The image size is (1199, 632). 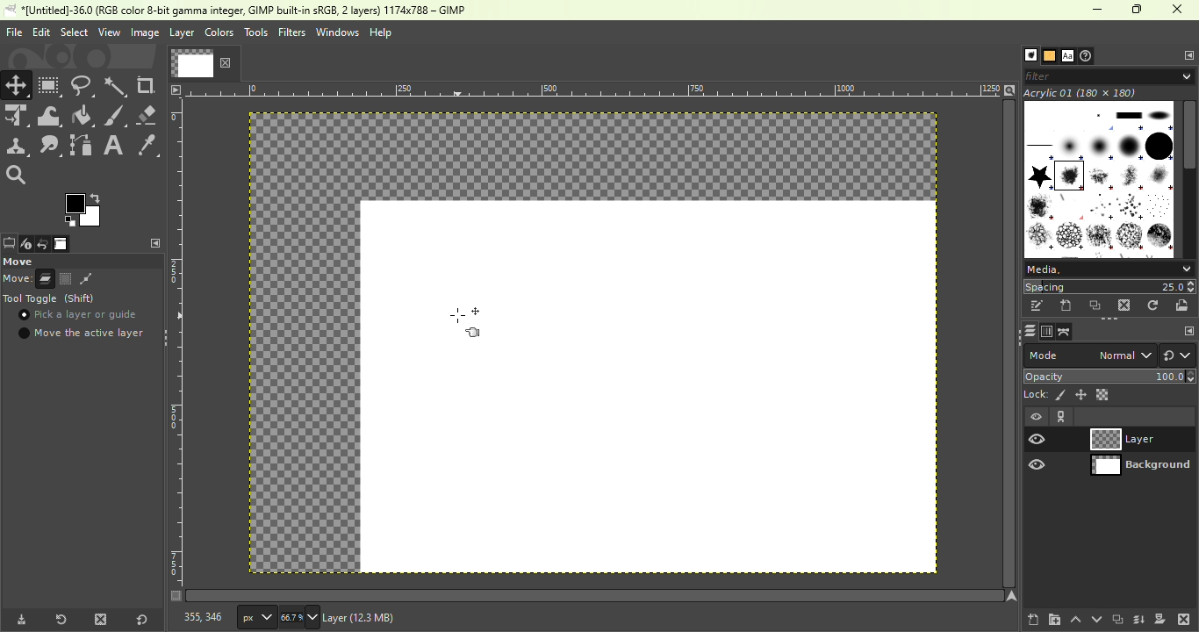 I want to click on Subtract from the current selection, so click(x=86, y=279).